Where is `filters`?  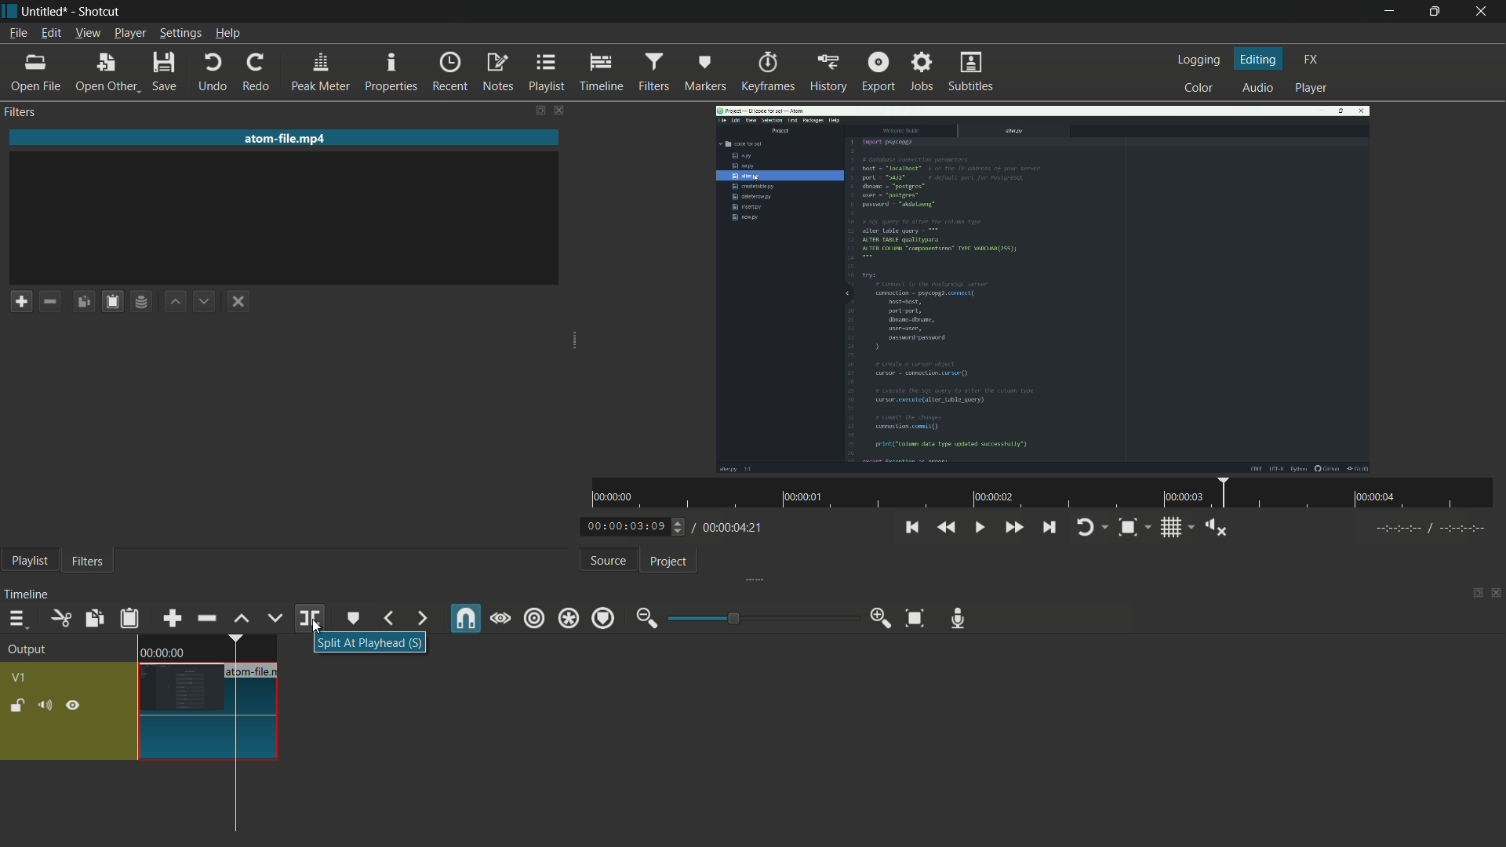
filters is located at coordinates (653, 73).